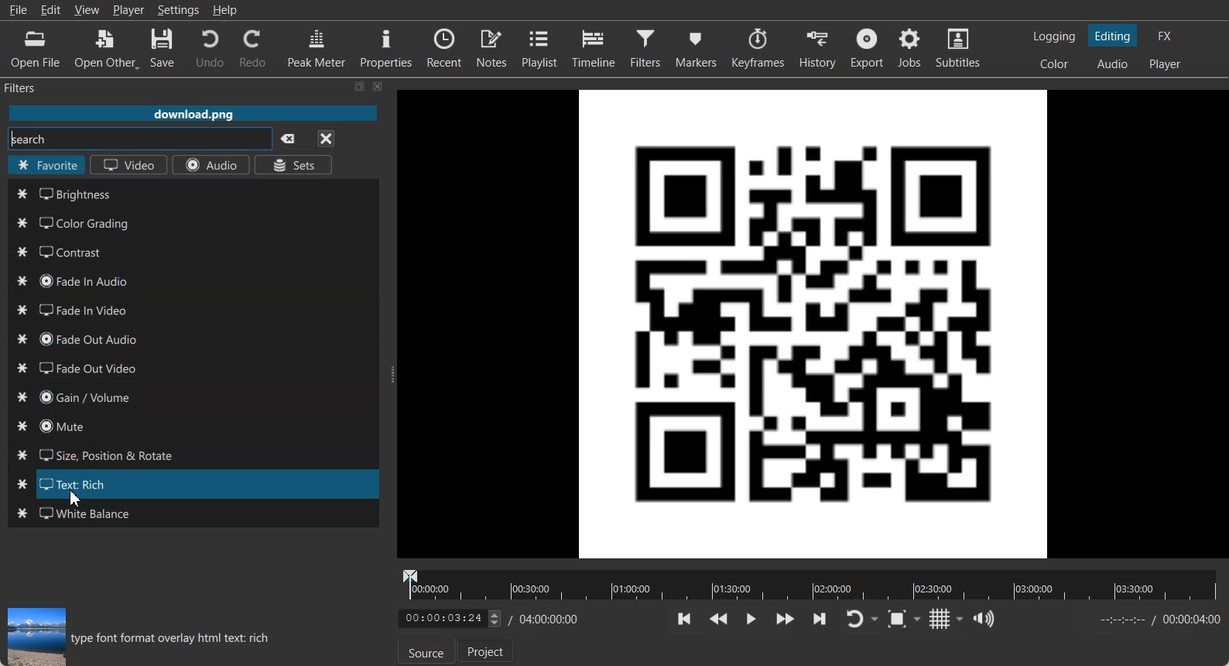 This screenshot has width=1229, height=666. What do you see at coordinates (173, 640) in the screenshot?
I see `Text` at bounding box center [173, 640].